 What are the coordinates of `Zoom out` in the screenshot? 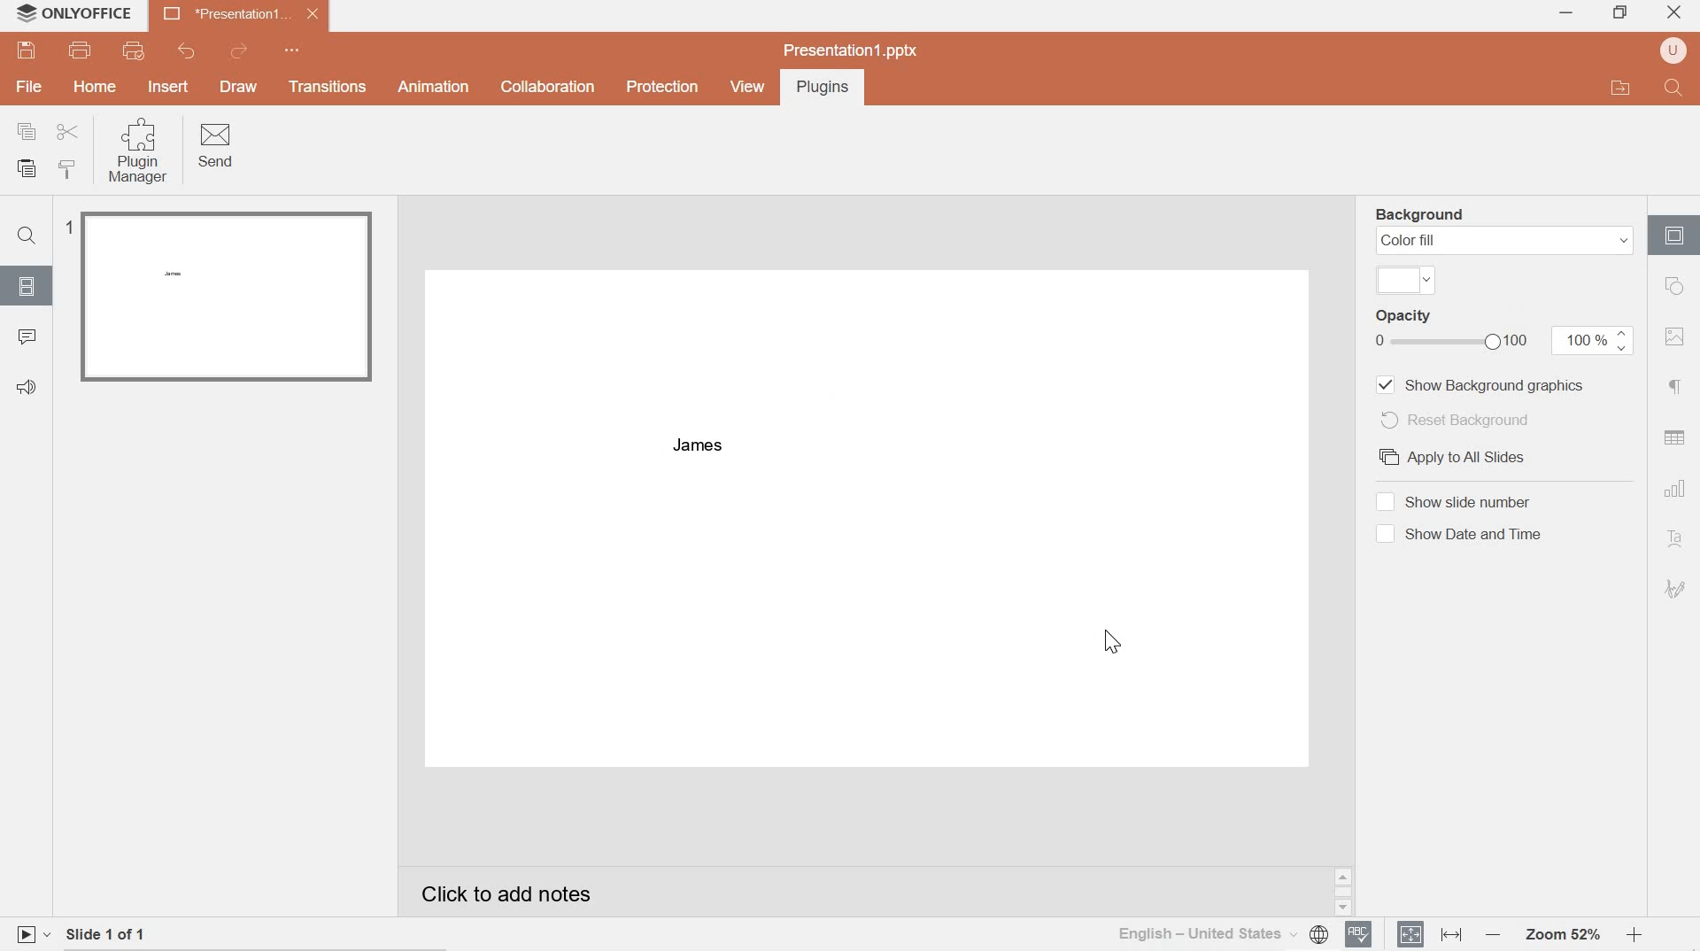 It's located at (1492, 935).